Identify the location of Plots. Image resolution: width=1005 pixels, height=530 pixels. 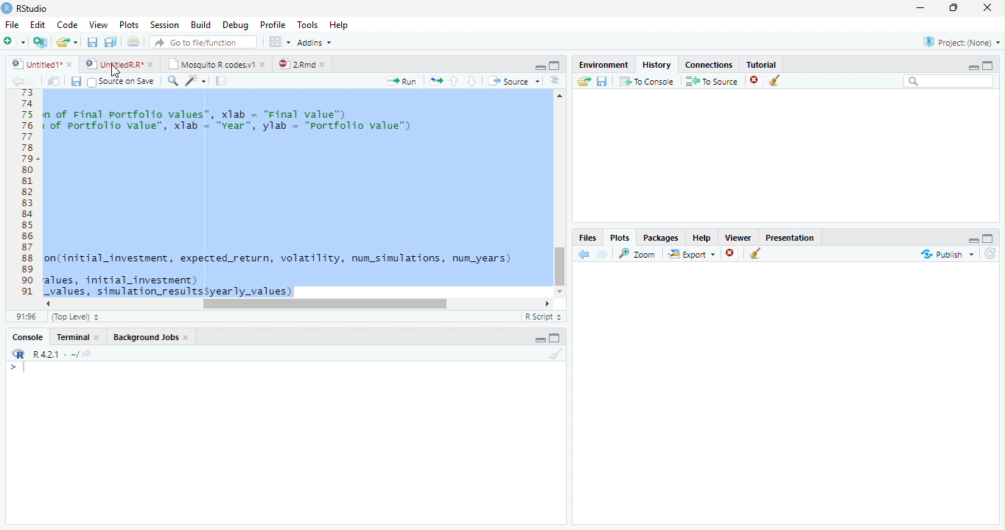
(620, 237).